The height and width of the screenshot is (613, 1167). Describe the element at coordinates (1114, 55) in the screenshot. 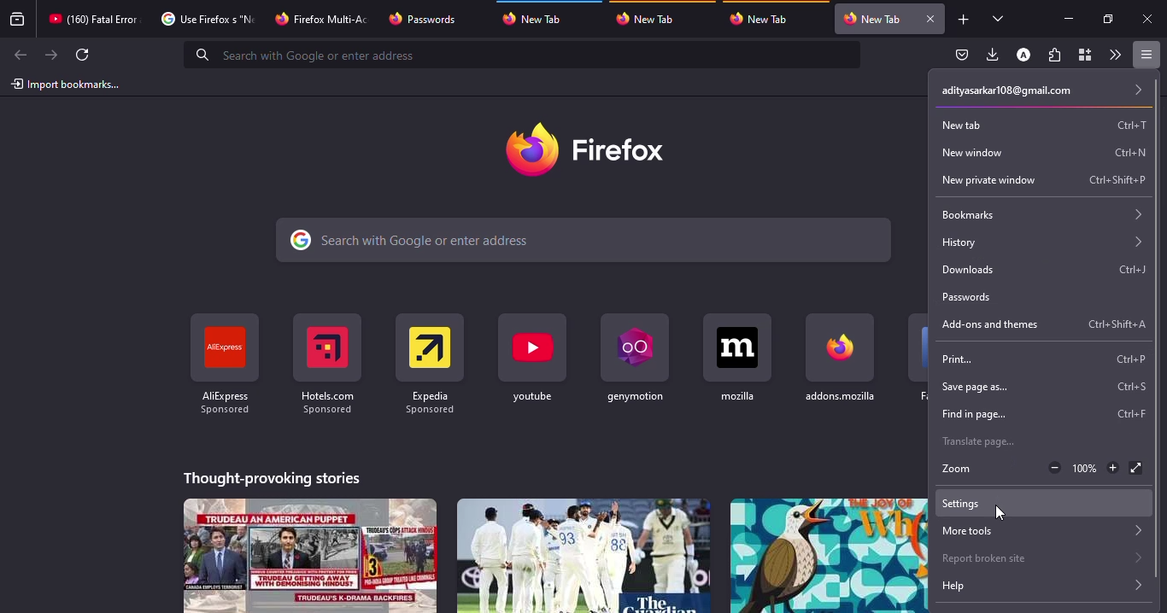

I see `more tools` at that location.